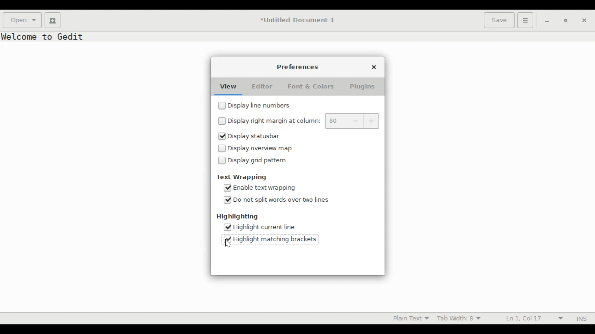 The width and height of the screenshot is (595, 334). I want to click on Highlighting, so click(236, 216).